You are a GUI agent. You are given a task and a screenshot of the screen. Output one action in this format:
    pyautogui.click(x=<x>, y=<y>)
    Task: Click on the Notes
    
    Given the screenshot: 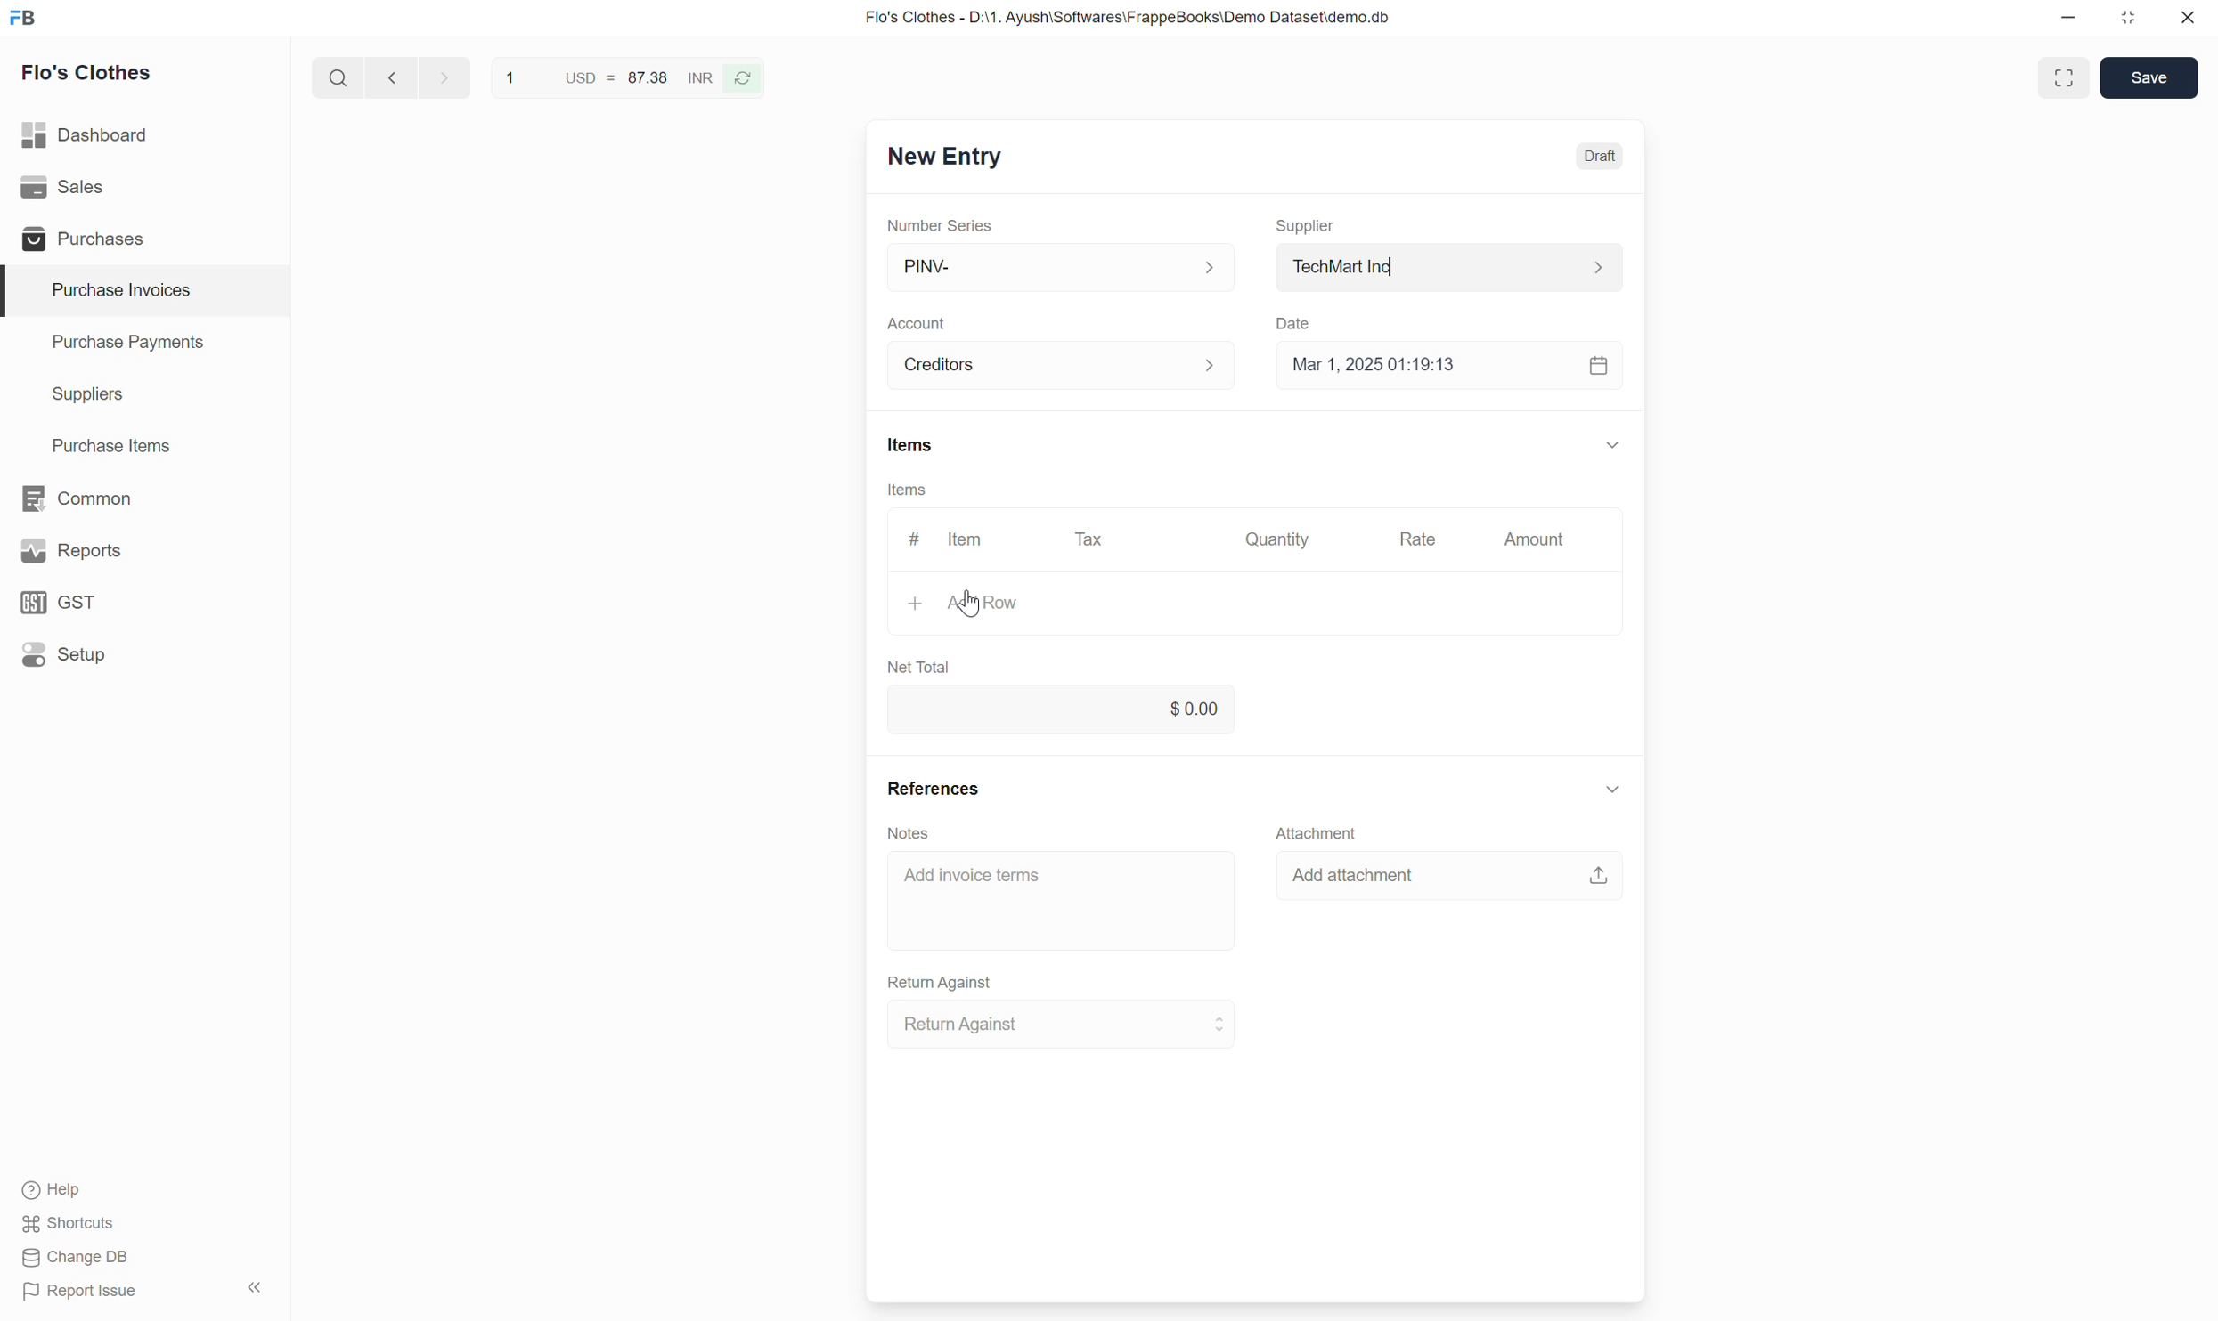 What is the action you would take?
    pyautogui.click(x=912, y=834)
    